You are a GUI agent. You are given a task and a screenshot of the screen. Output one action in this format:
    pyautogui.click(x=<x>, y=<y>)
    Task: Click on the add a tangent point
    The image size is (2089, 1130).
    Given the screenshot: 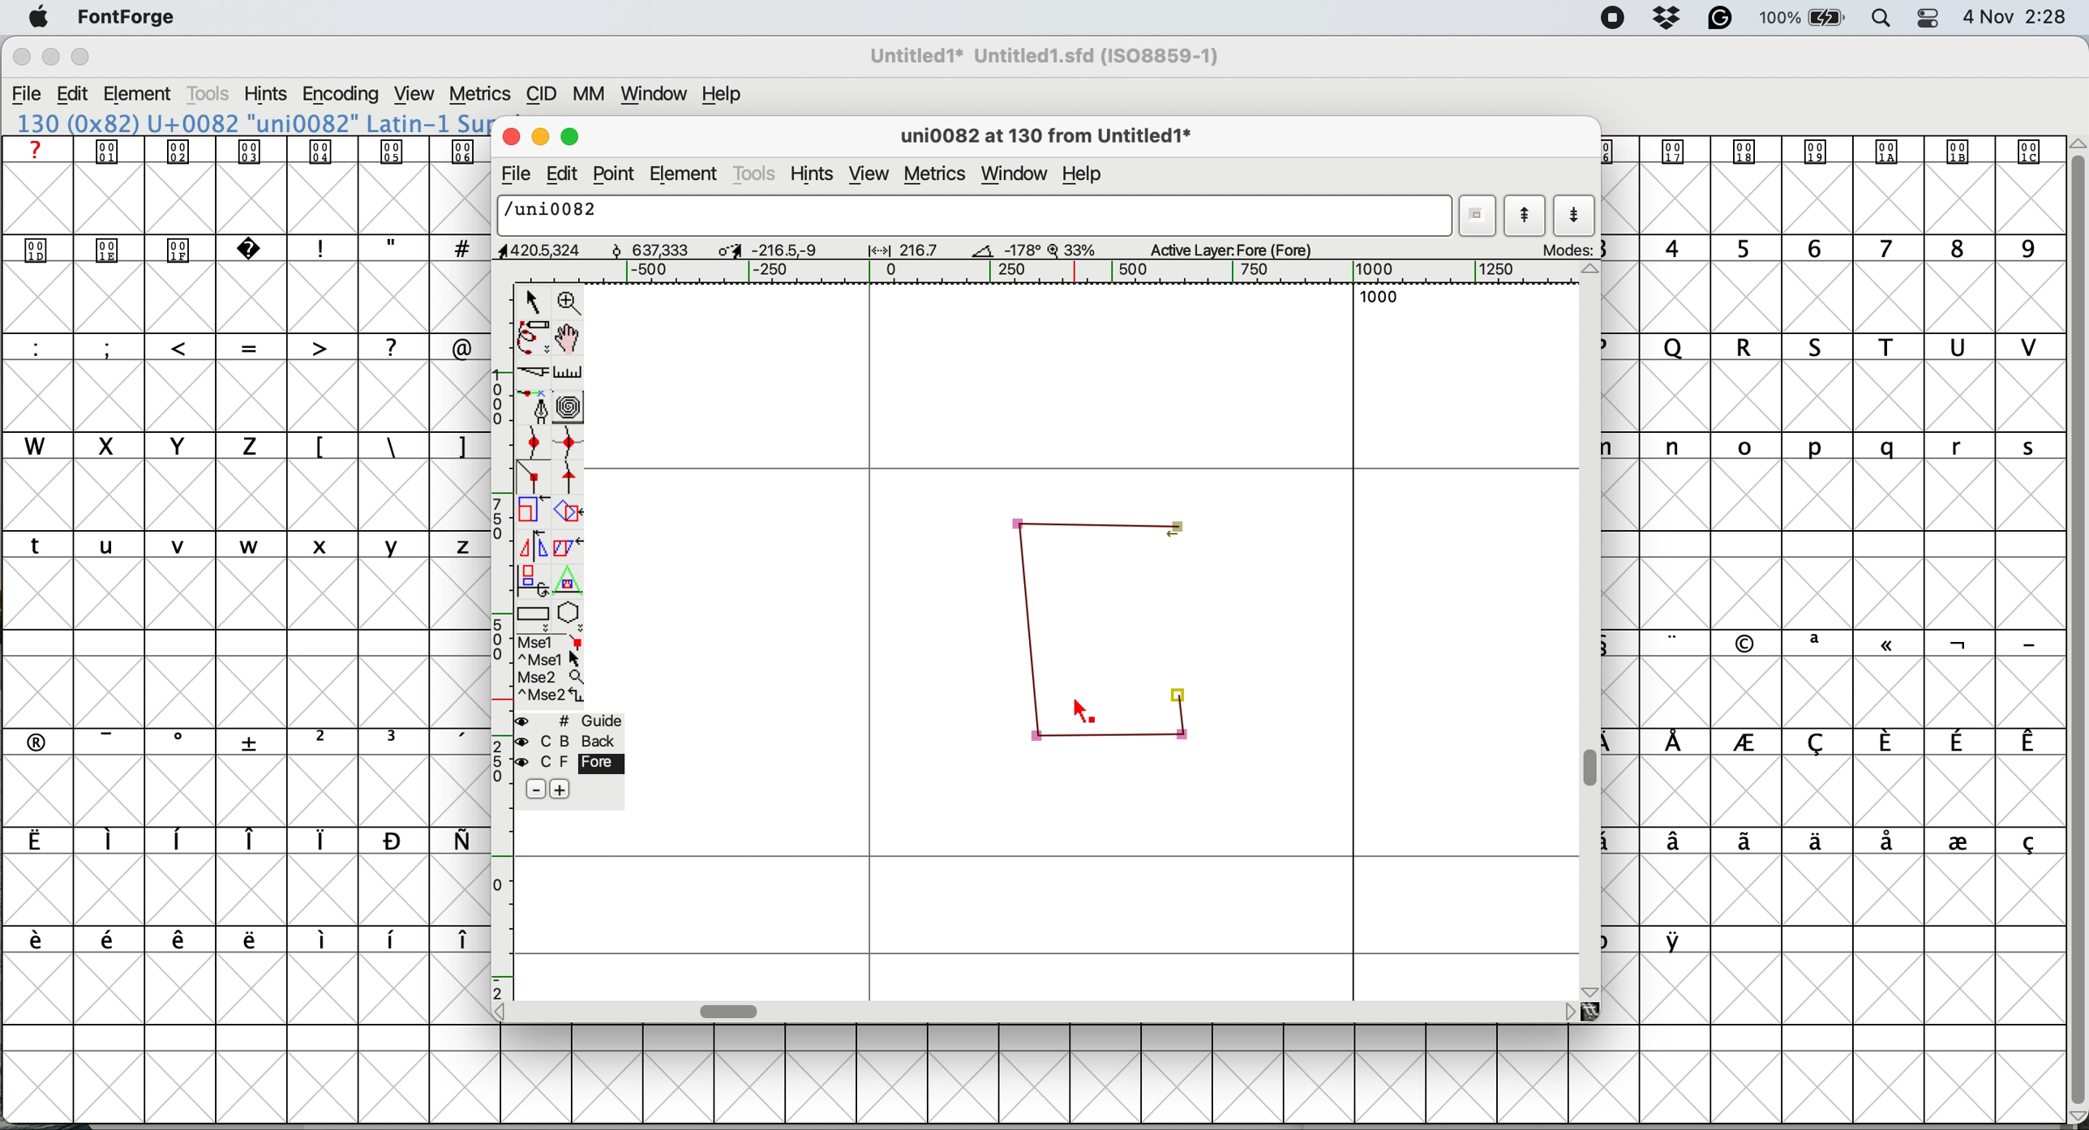 What is the action you would take?
    pyautogui.click(x=571, y=477)
    